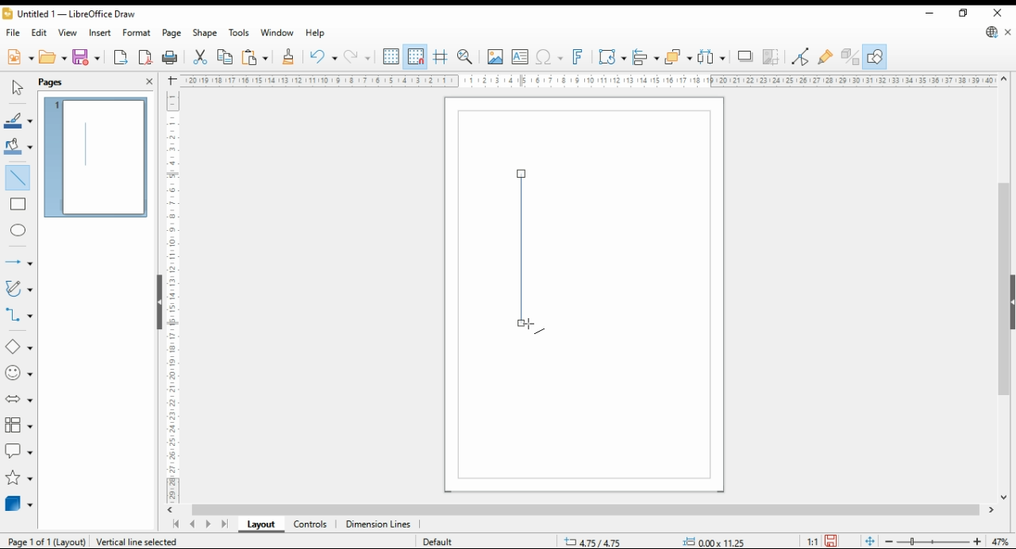  What do you see at coordinates (713, 57) in the screenshot?
I see `select at least three objects to distribute` at bounding box center [713, 57].